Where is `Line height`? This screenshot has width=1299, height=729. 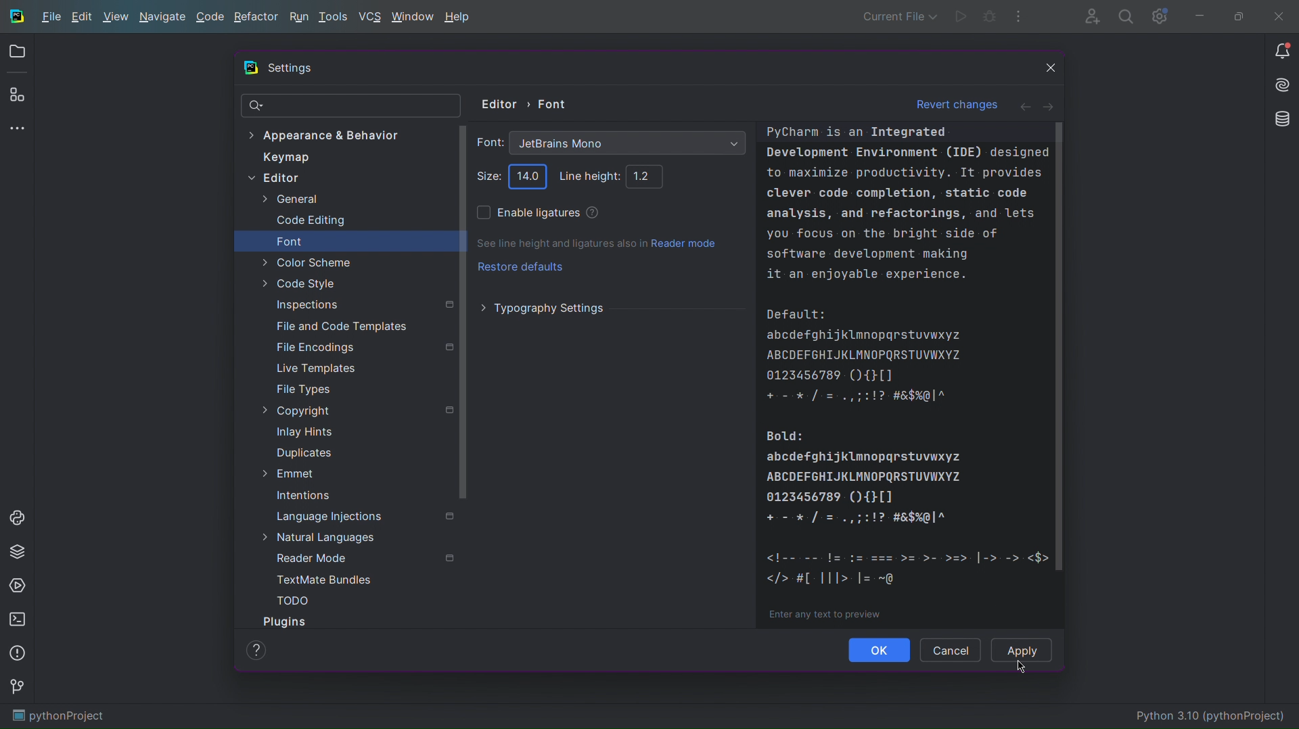 Line height is located at coordinates (585, 177).